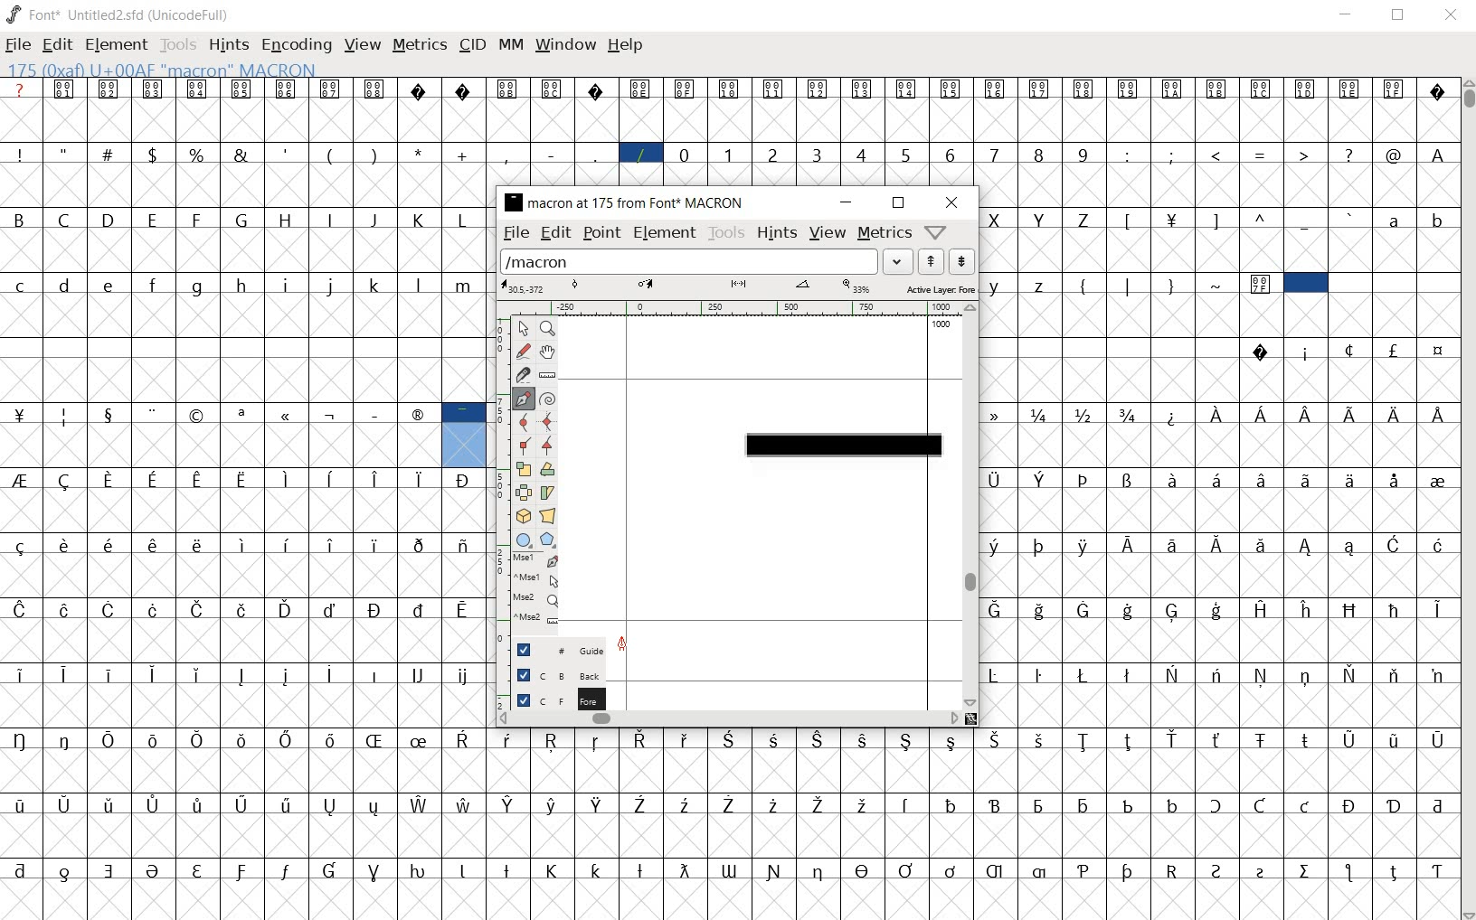 Image resolution: width=1476 pixels, height=920 pixels. What do you see at coordinates (511, 868) in the screenshot?
I see `Symbol` at bounding box center [511, 868].